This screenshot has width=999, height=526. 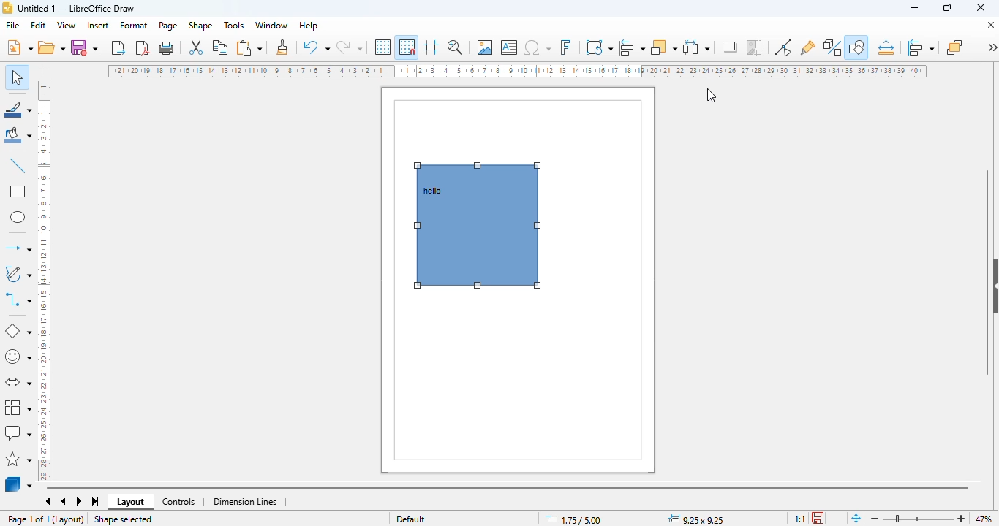 What do you see at coordinates (818, 517) in the screenshot?
I see `click to save the document` at bounding box center [818, 517].